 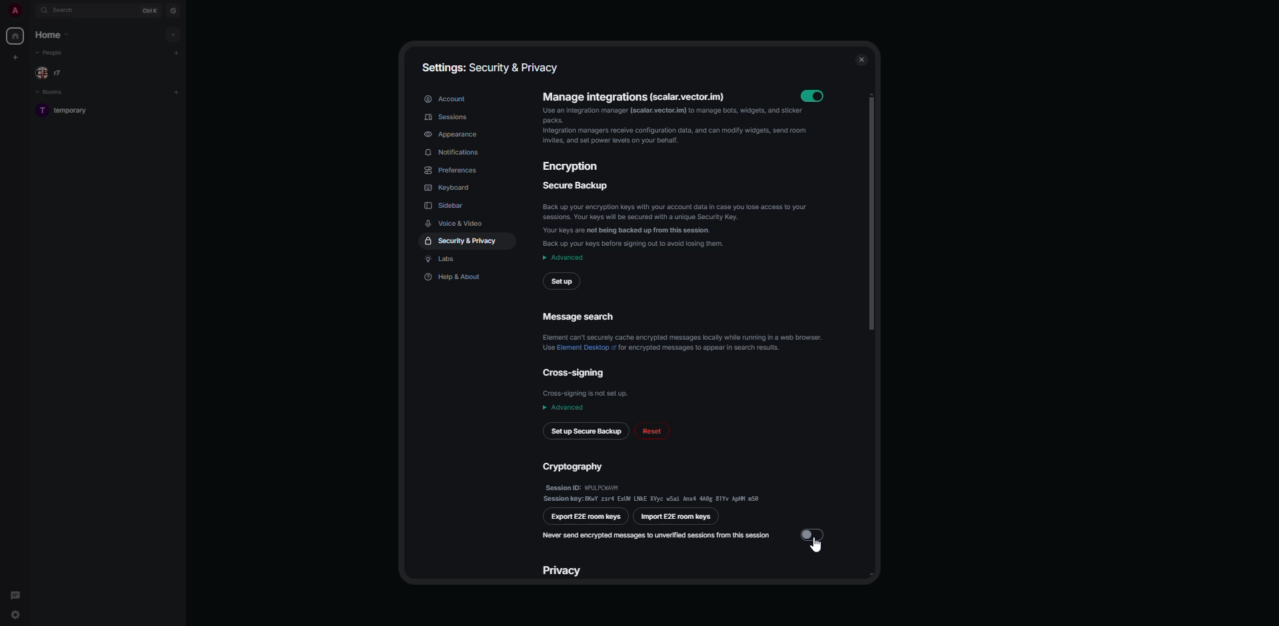 I want to click on rooms, so click(x=51, y=93).